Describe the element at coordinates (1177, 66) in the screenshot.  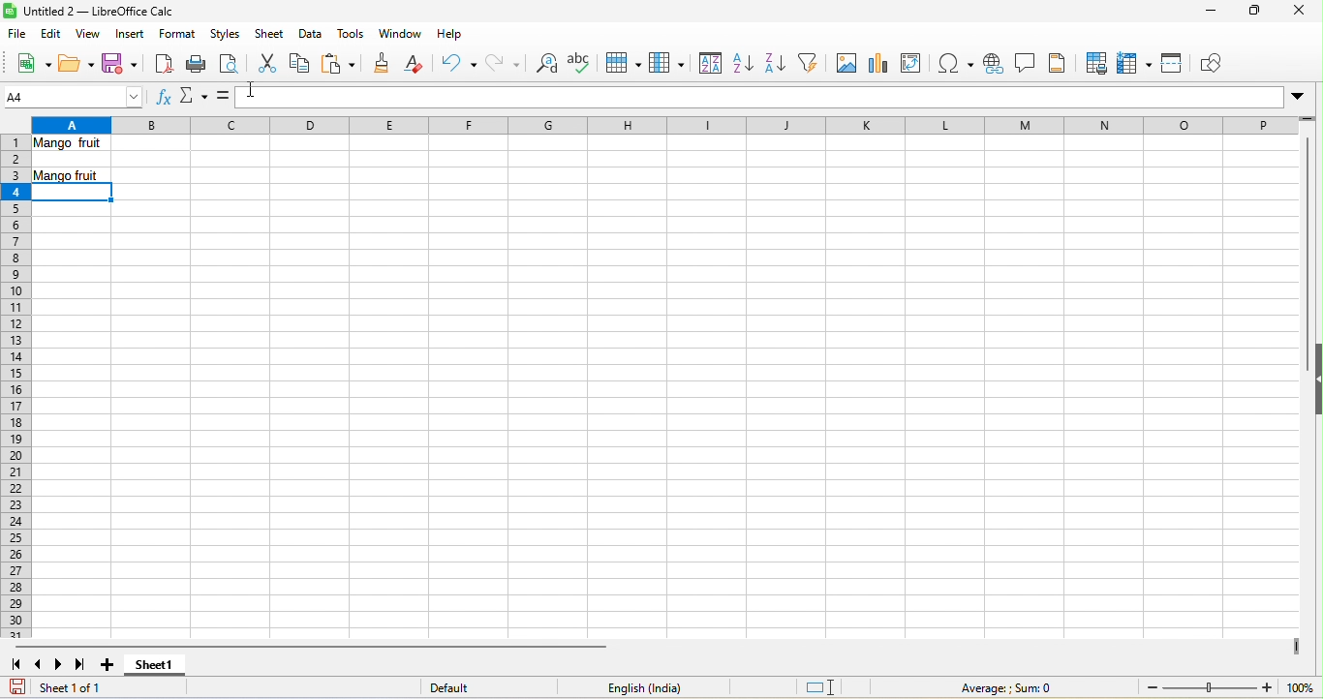
I see `split window` at that location.